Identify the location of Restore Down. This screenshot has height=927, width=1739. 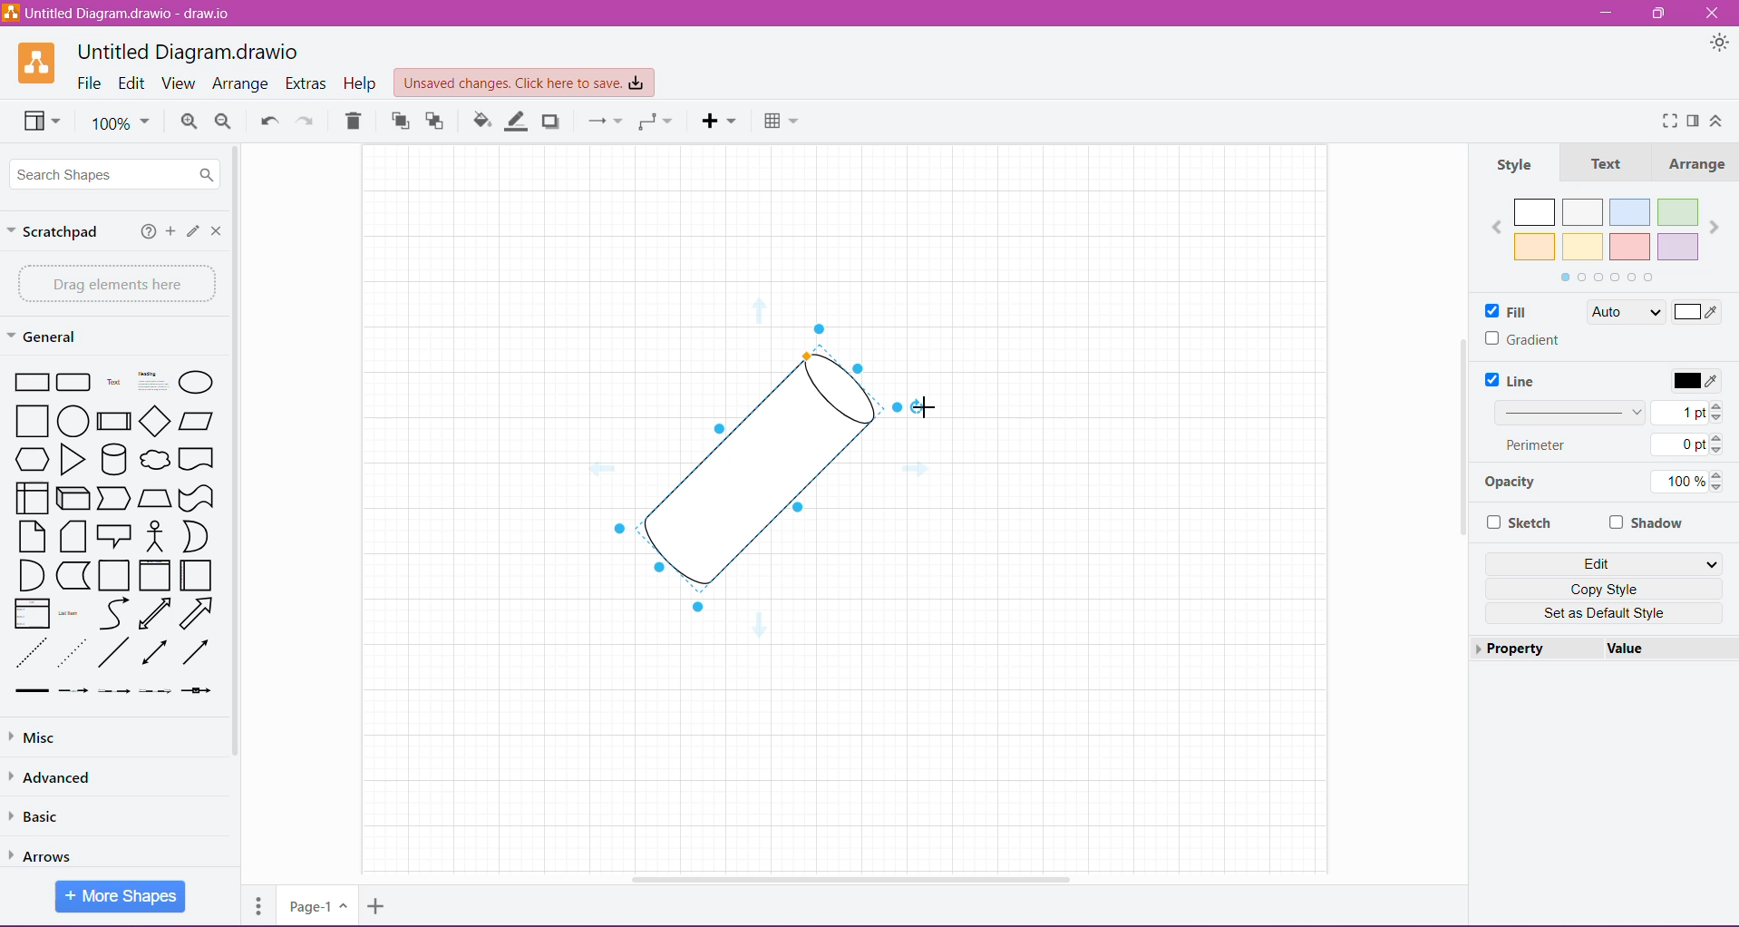
(1659, 14).